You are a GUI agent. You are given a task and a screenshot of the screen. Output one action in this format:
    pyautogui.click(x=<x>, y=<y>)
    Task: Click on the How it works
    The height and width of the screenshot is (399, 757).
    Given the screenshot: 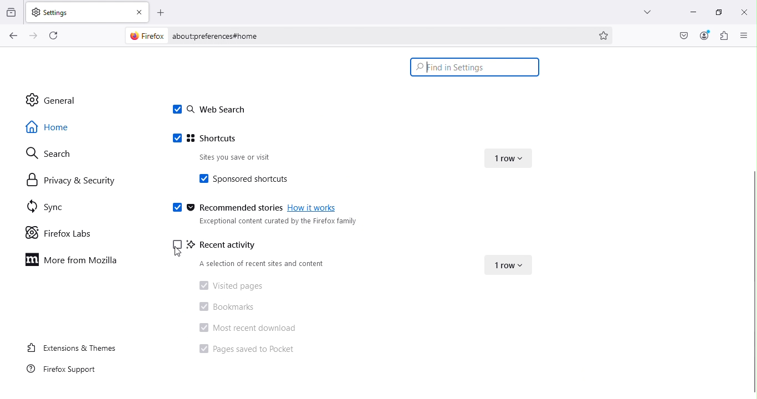 What is the action you would take?
    pyautogui.click(x=314, y=209)
    